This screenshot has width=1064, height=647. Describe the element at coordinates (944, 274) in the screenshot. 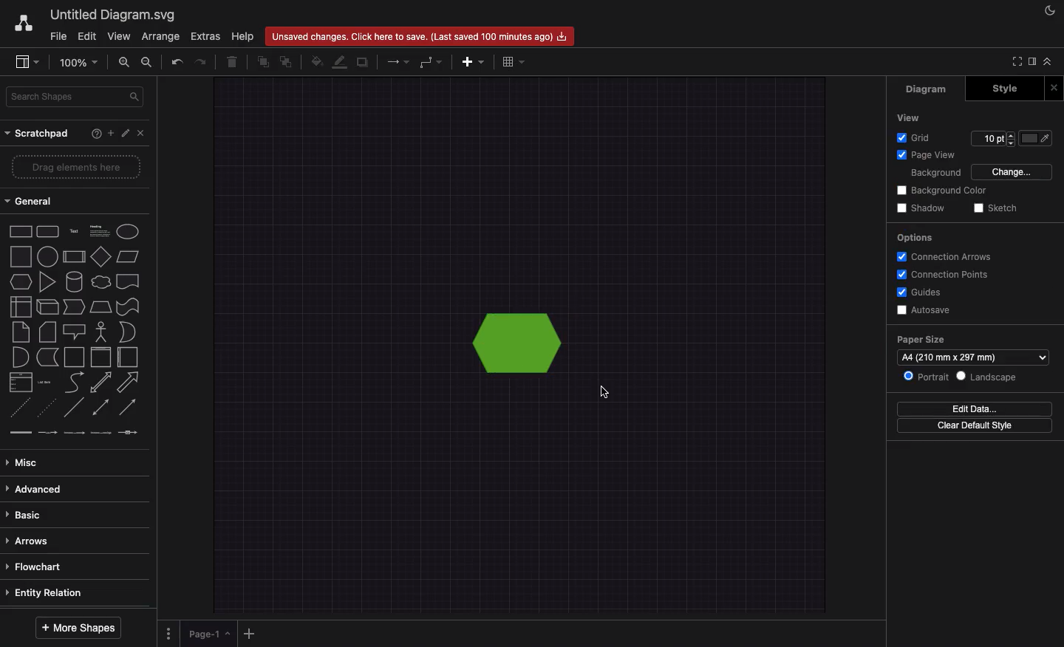

I see `Connection points` at that location.